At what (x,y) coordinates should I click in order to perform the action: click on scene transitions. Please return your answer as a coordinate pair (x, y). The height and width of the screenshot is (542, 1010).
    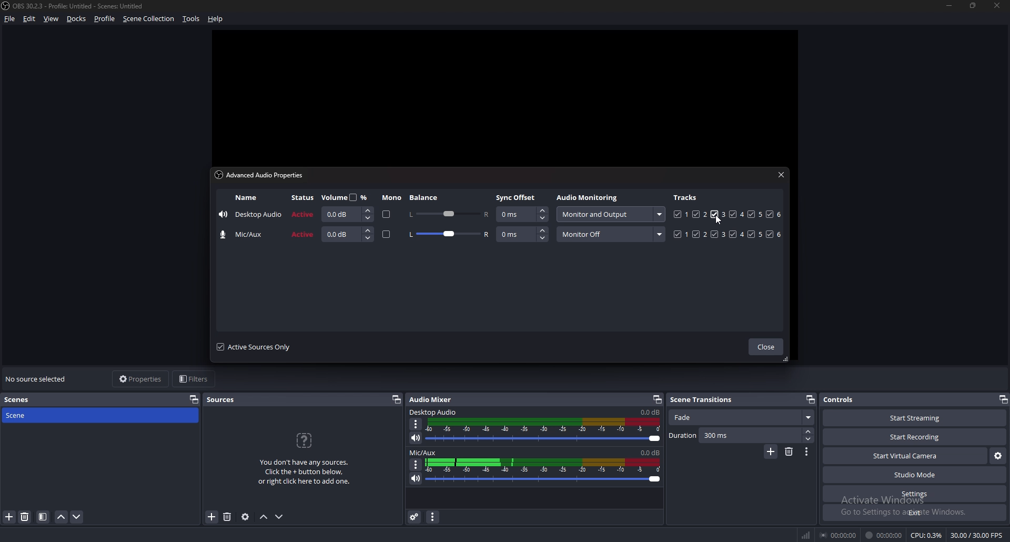
    Looking at the image, I should click on (707, 399).